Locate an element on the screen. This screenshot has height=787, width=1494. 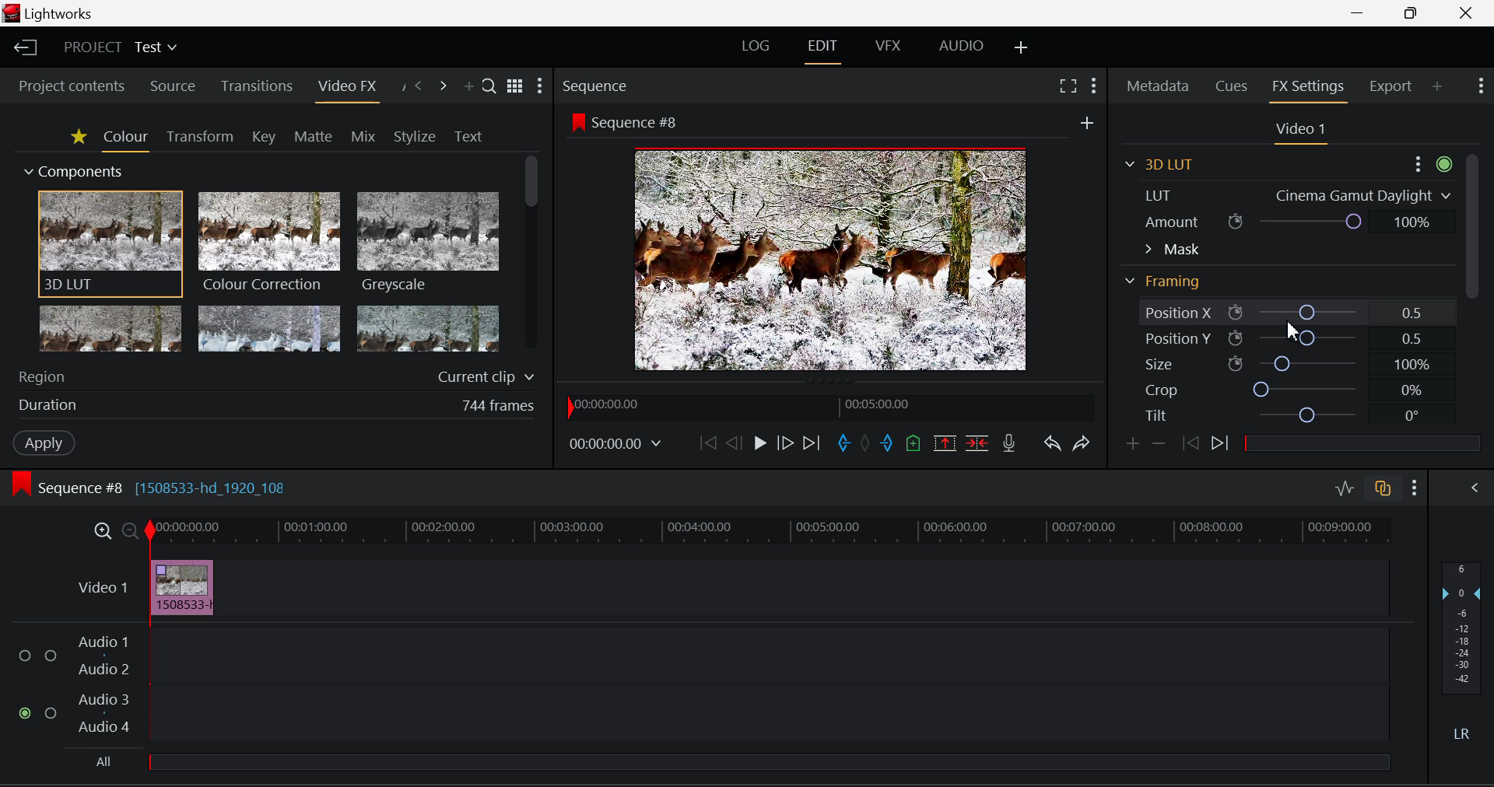
Audio 3 is located at coordinates (106, 699).